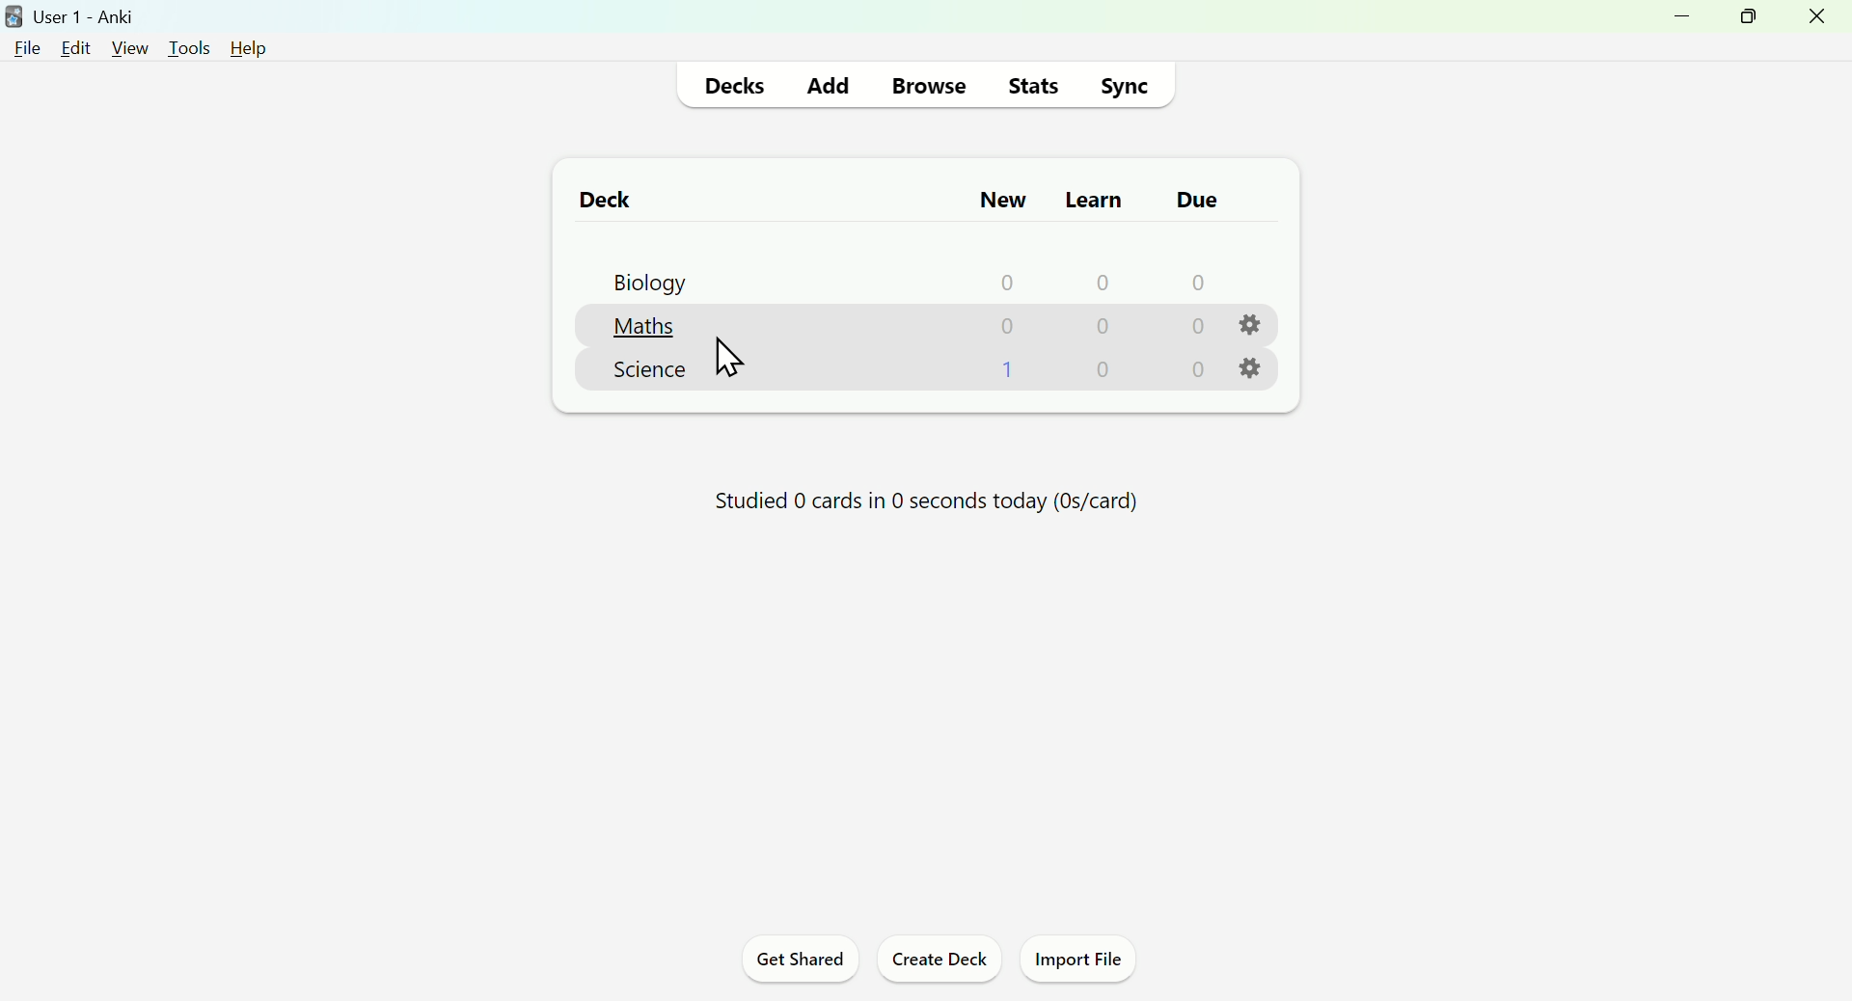  Describe the element at coordinates (1198, 370) in the screenshot. I see `0` at that location.